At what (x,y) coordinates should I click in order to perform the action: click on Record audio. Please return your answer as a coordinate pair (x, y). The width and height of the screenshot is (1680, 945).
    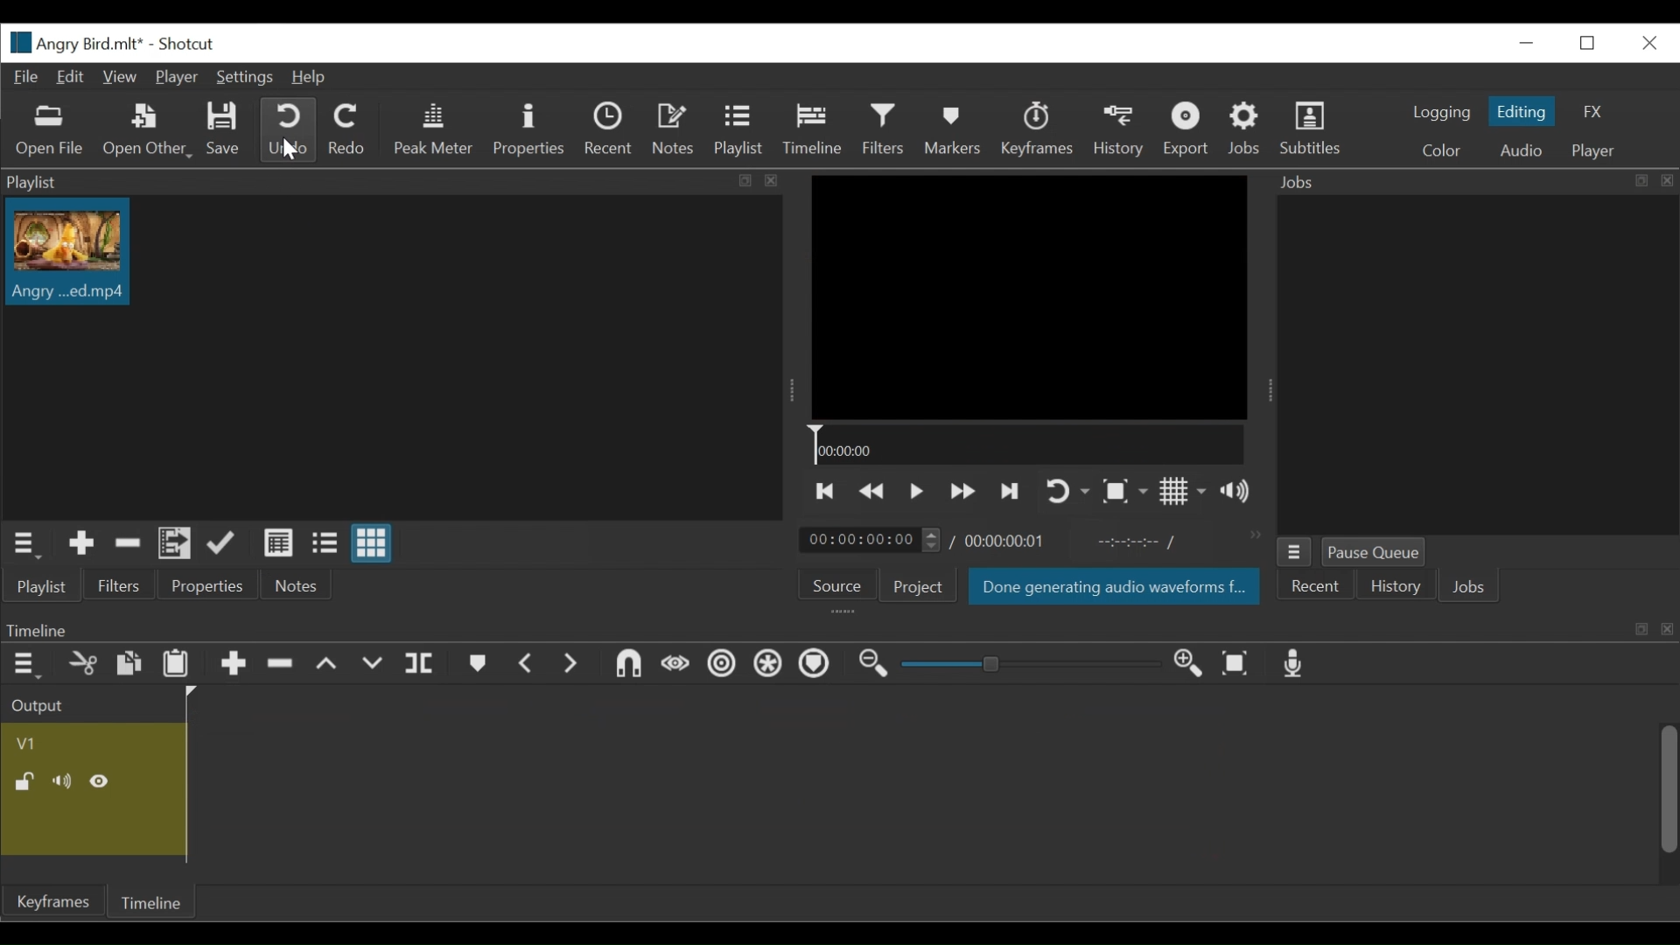
    Looking at the image, I should click on (1298, 665).